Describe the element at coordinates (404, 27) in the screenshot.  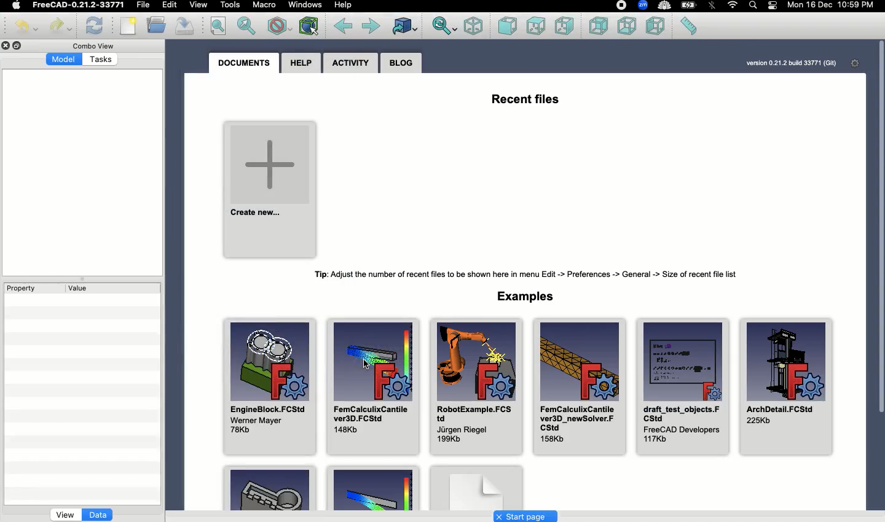
I see `Go to linked object ` at that location.